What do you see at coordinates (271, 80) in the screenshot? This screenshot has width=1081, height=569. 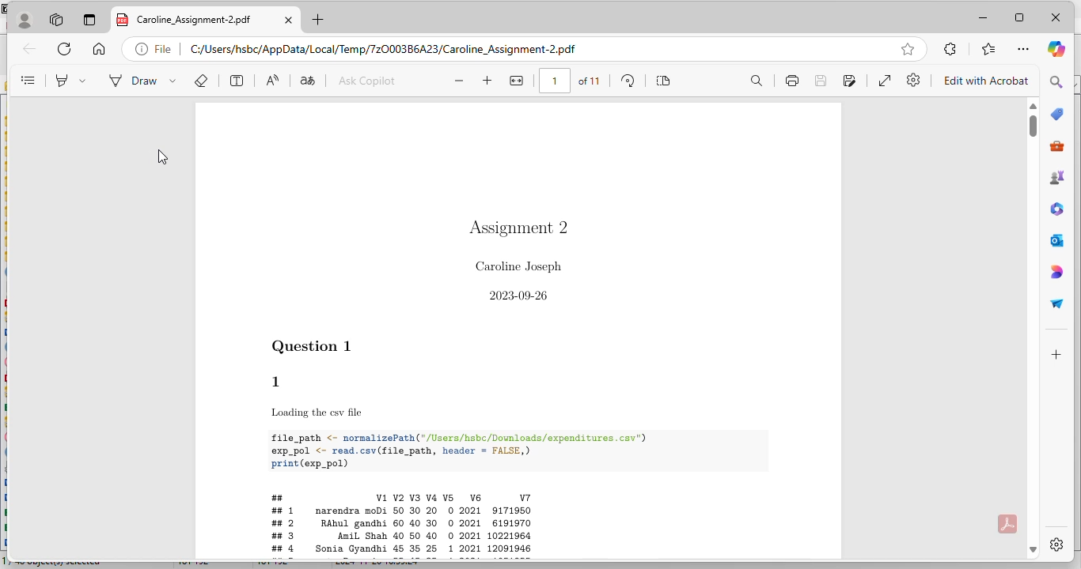 I see `read aloud` at bounding box center [271, 80].